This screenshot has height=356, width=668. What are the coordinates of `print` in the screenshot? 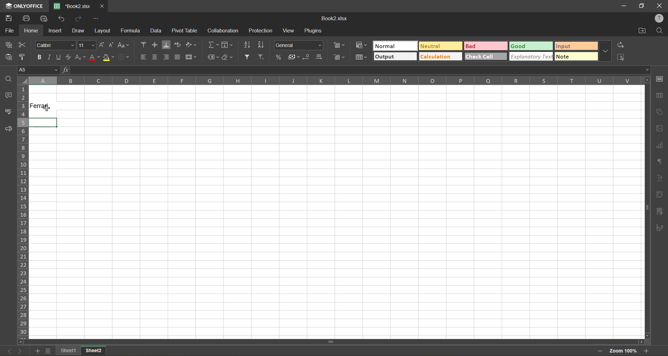 It's located at (28, 18).